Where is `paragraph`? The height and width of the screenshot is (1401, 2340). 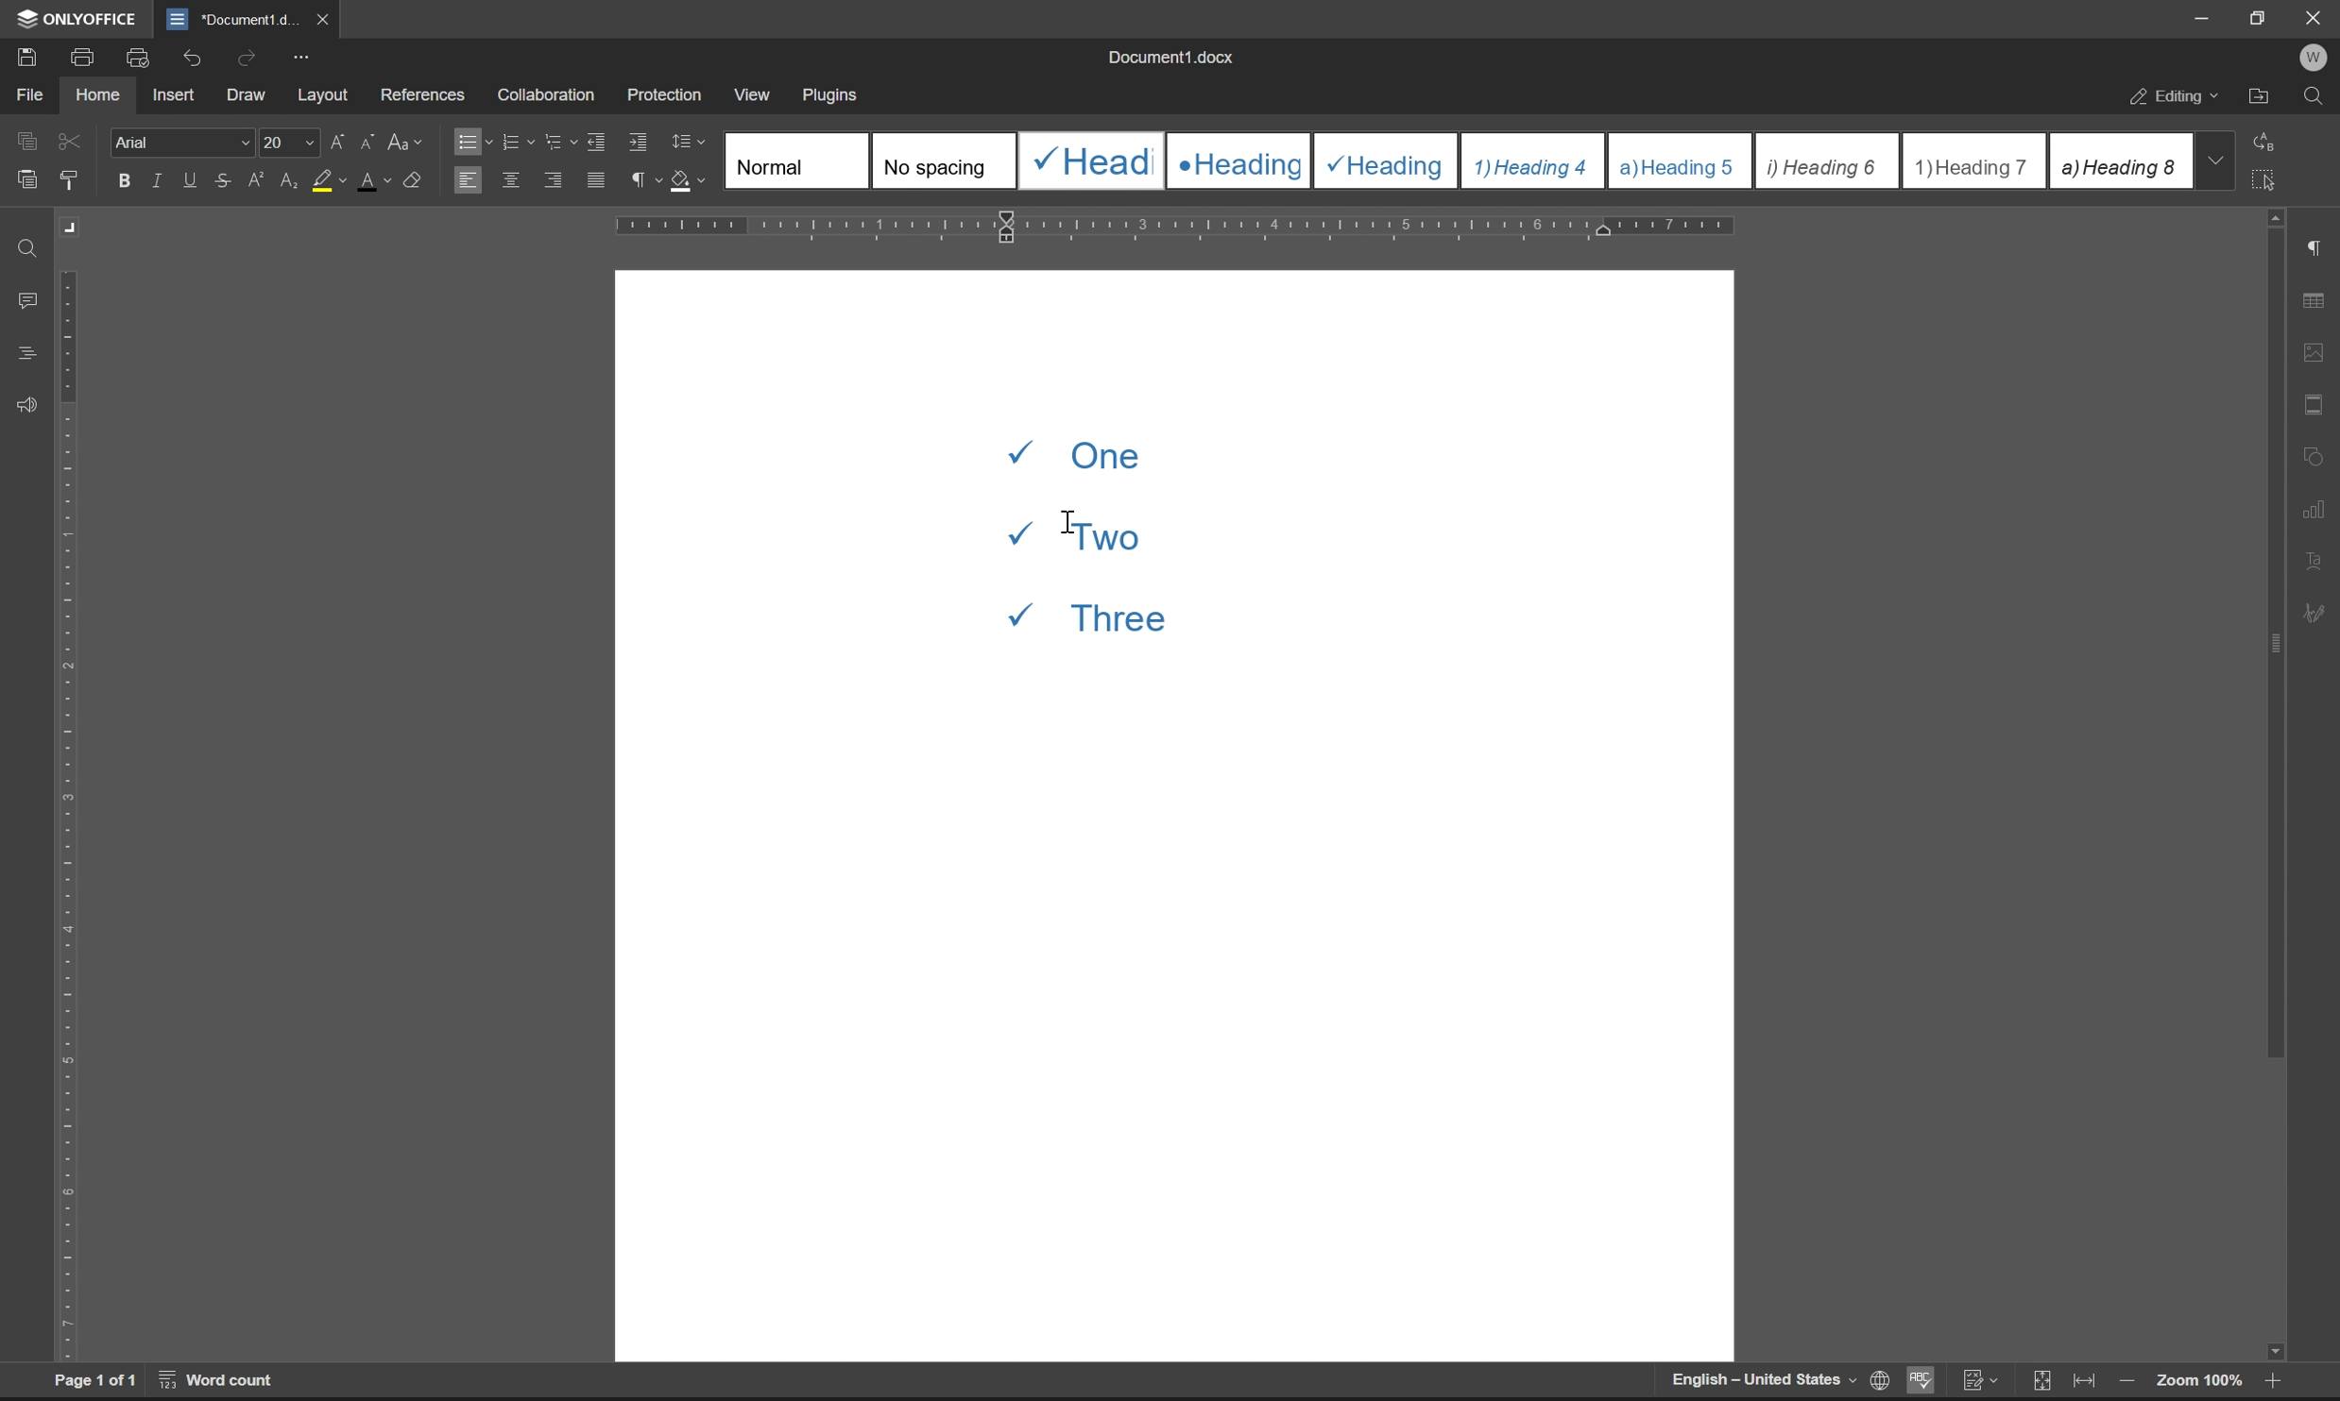 paragraph is located at coordinates (642, 179).